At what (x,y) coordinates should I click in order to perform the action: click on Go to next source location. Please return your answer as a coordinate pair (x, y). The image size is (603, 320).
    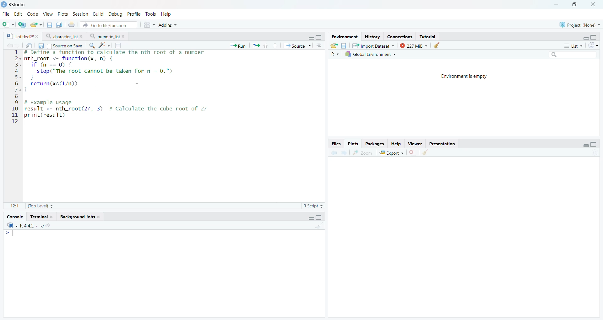
    Looking at the image, I should click on (17, 46).